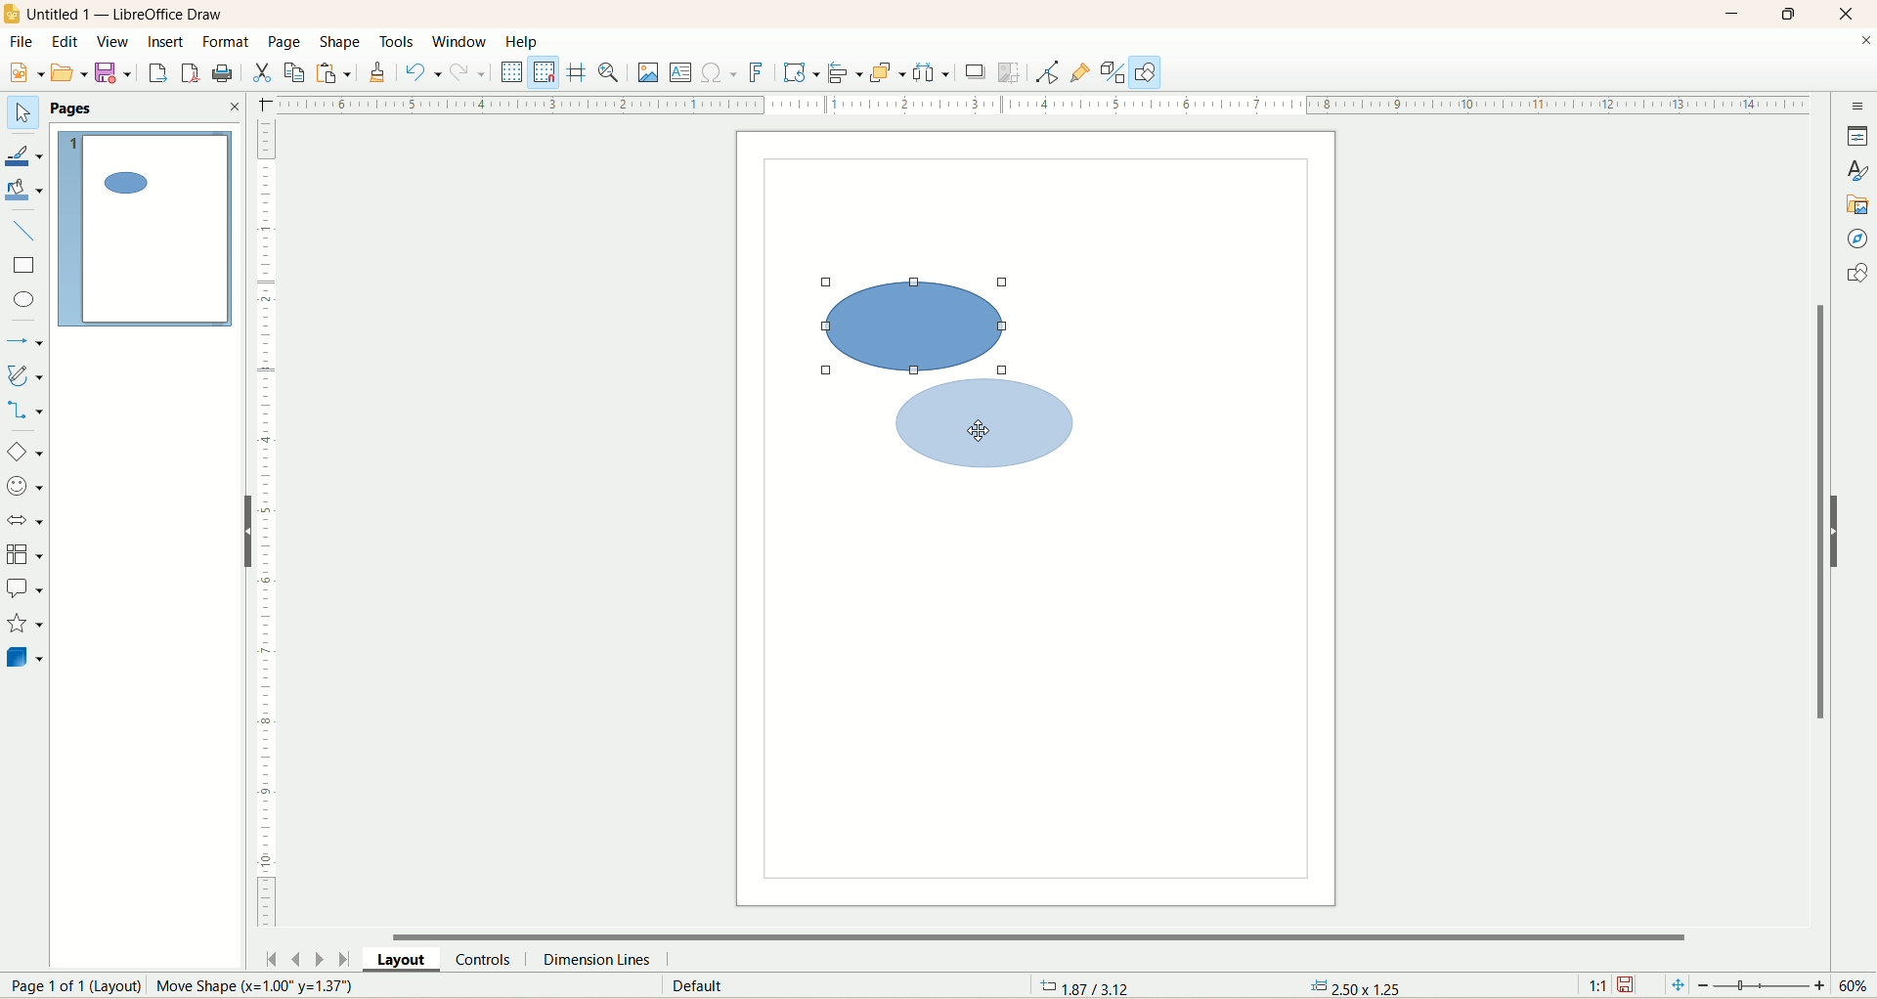 This screenshot has height=999, width=1877. What do you see at coordinates (230, 74) in the screenshot?
I see `print` at bounding box center [230, 74].